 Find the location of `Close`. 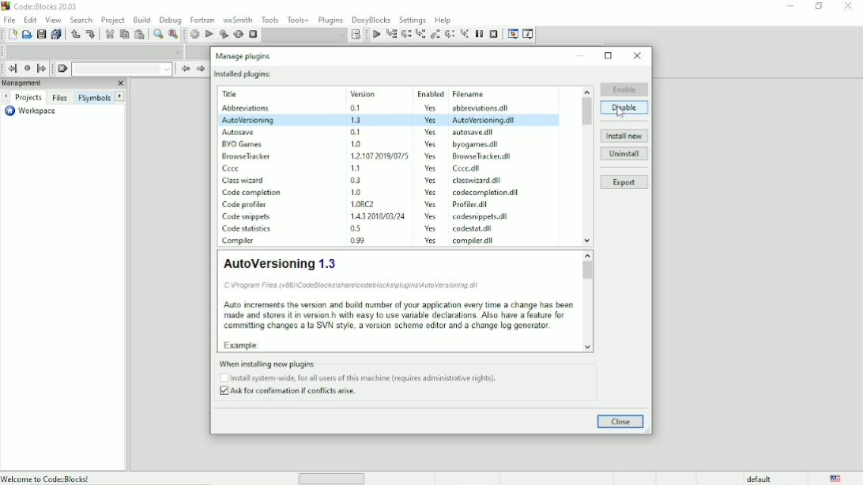

Close is located at coordinates (620, 422).